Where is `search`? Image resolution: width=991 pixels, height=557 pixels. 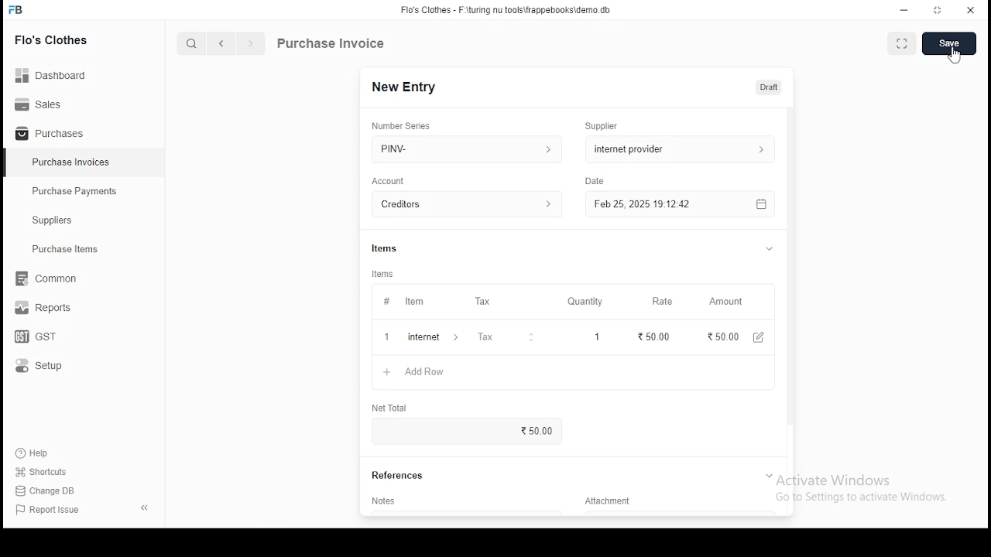 search is located at coordinates (194, 45).